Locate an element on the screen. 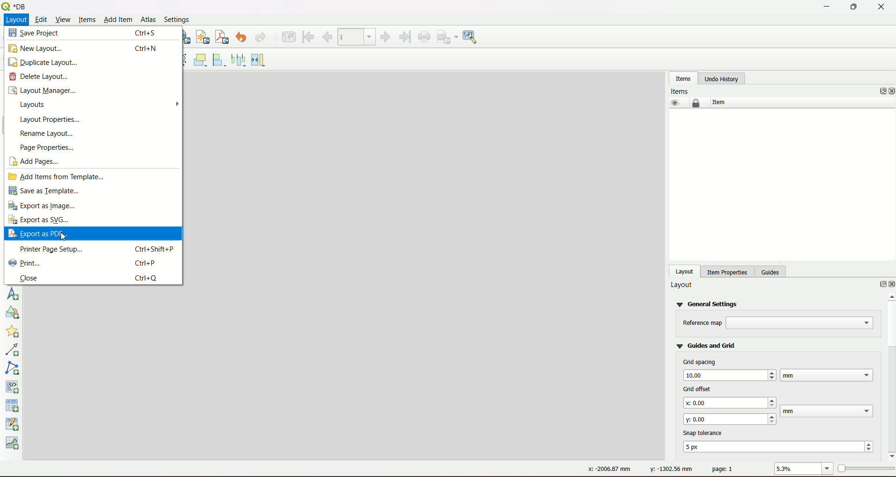 The image size is (896, 477). add note item is located at coordinates (14, 367).